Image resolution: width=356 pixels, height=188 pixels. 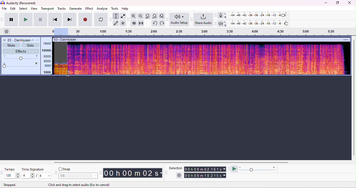 I want to click on maximize, so click(x=337, y=3).